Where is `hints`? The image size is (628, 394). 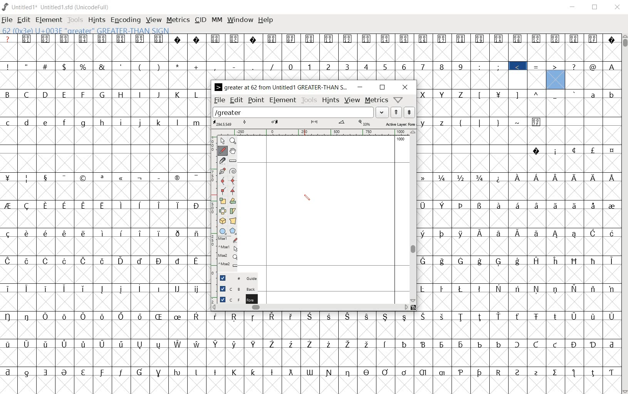
hints is located at coordinates (97, 20).